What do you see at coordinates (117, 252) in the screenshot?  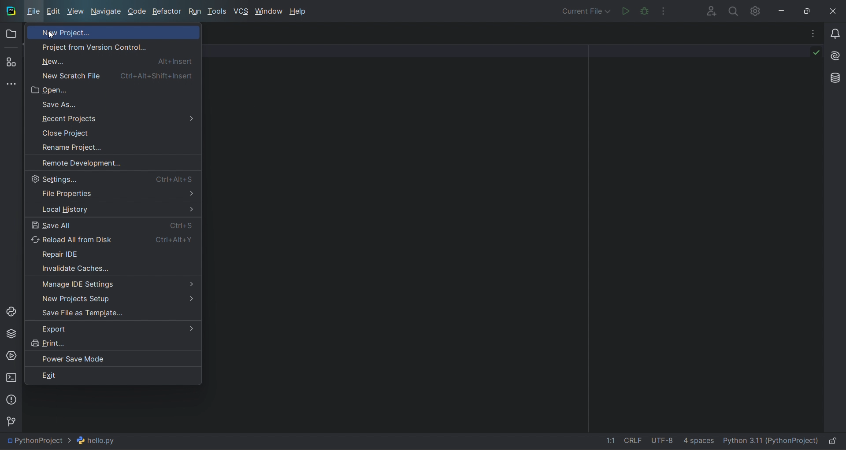 I see `repair ide` at bounding box center [117, 252].